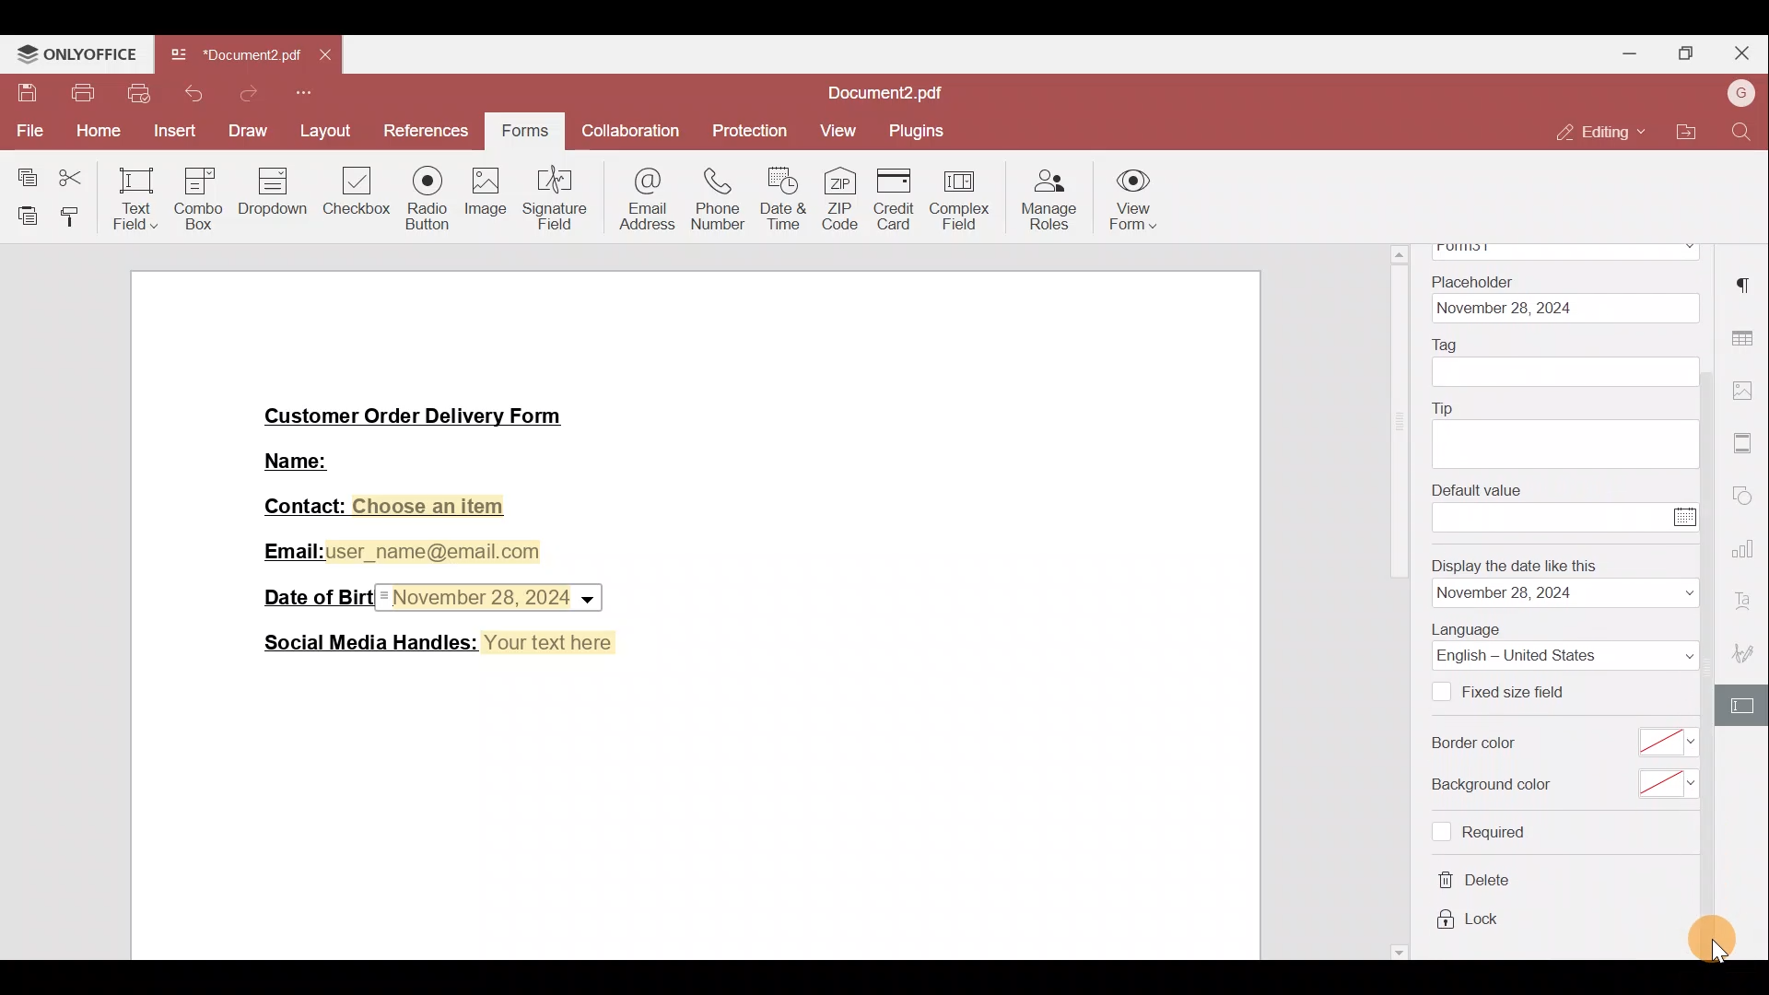 Image resolution: width=1769 pixels, height=995 pixels. Describe the element at coordinates (242, 99) in the screenshot. I see `Redo` at that location.